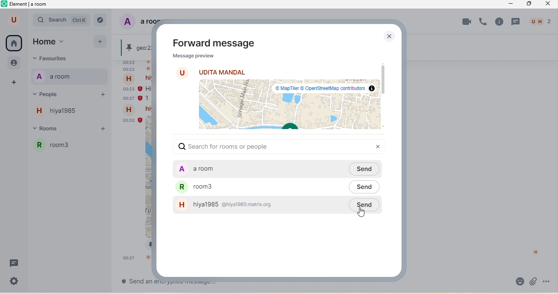 This screenshot has height=294, width=558. What do you see at coordinates (378, 147) in the screenshot?
I see `close` at bounding box center [378, 147].